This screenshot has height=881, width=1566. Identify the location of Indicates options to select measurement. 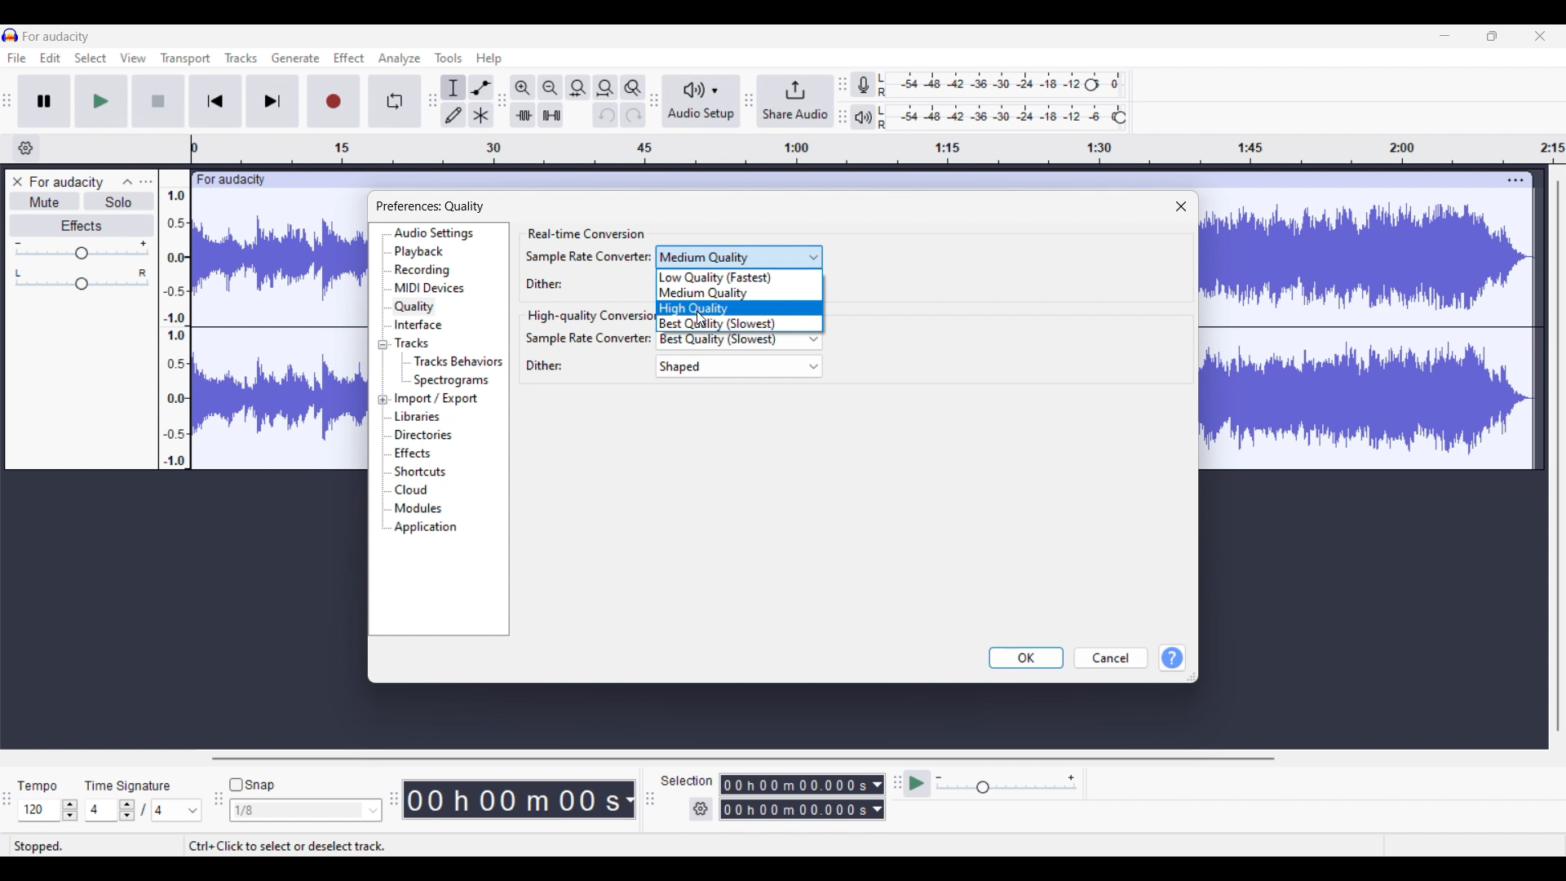
(687, 781).